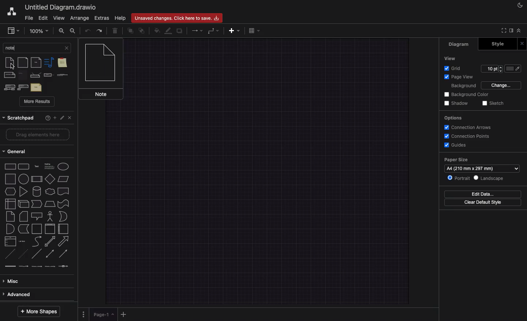  What do you see at coordinates (23, 229) in the screenshot?
I see `data storage` at bounding box center [23, 229].